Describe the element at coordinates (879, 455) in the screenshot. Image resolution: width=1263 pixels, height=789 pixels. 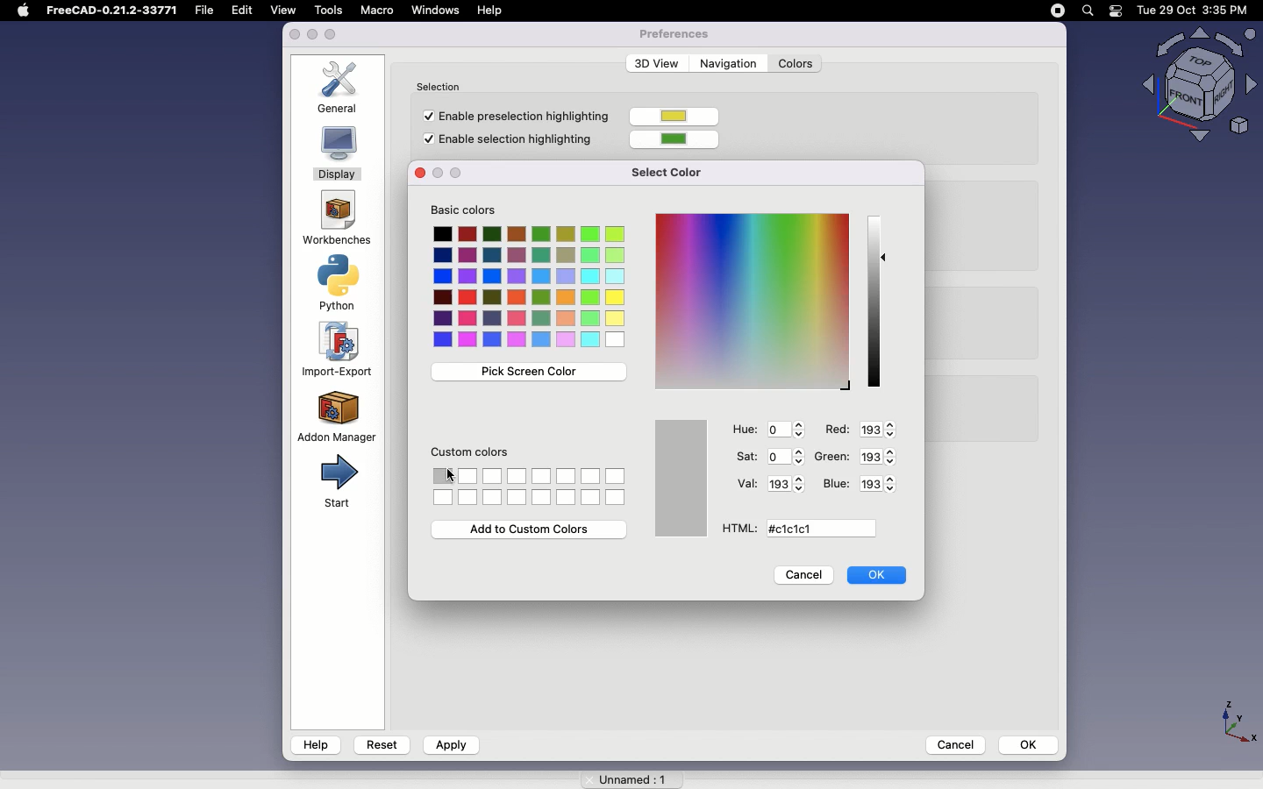
I see `193` at that location.